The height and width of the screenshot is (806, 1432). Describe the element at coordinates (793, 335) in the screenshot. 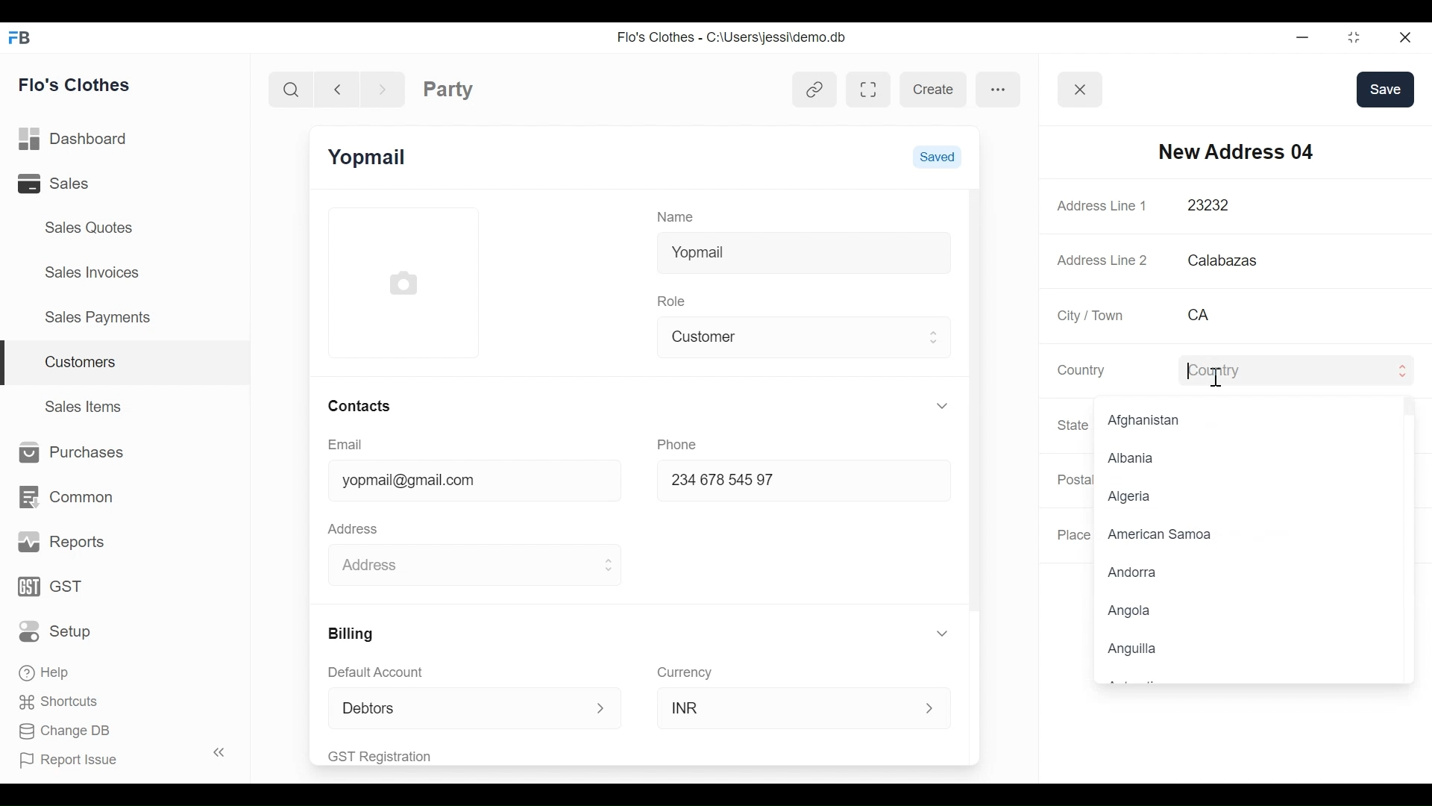

I see `Customer` at that location.